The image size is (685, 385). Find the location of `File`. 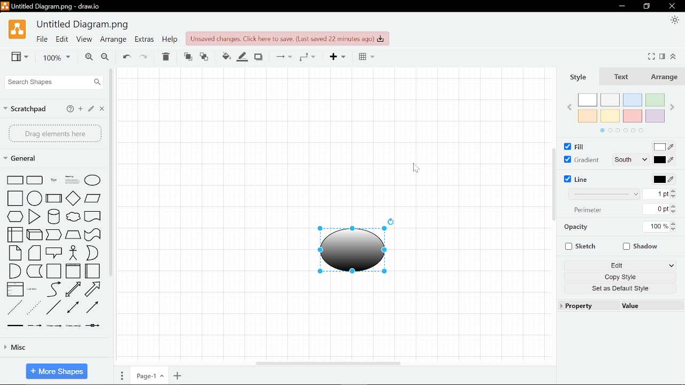

File is located at coordinates (41, 39).